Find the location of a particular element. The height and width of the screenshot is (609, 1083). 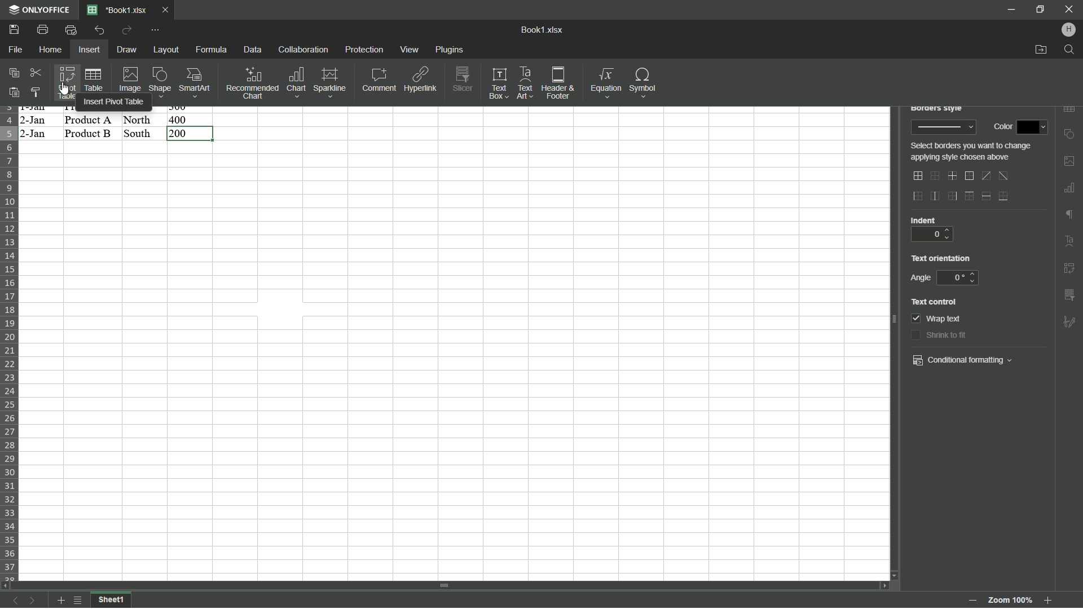

close app is located at coordinates (1069, 10).